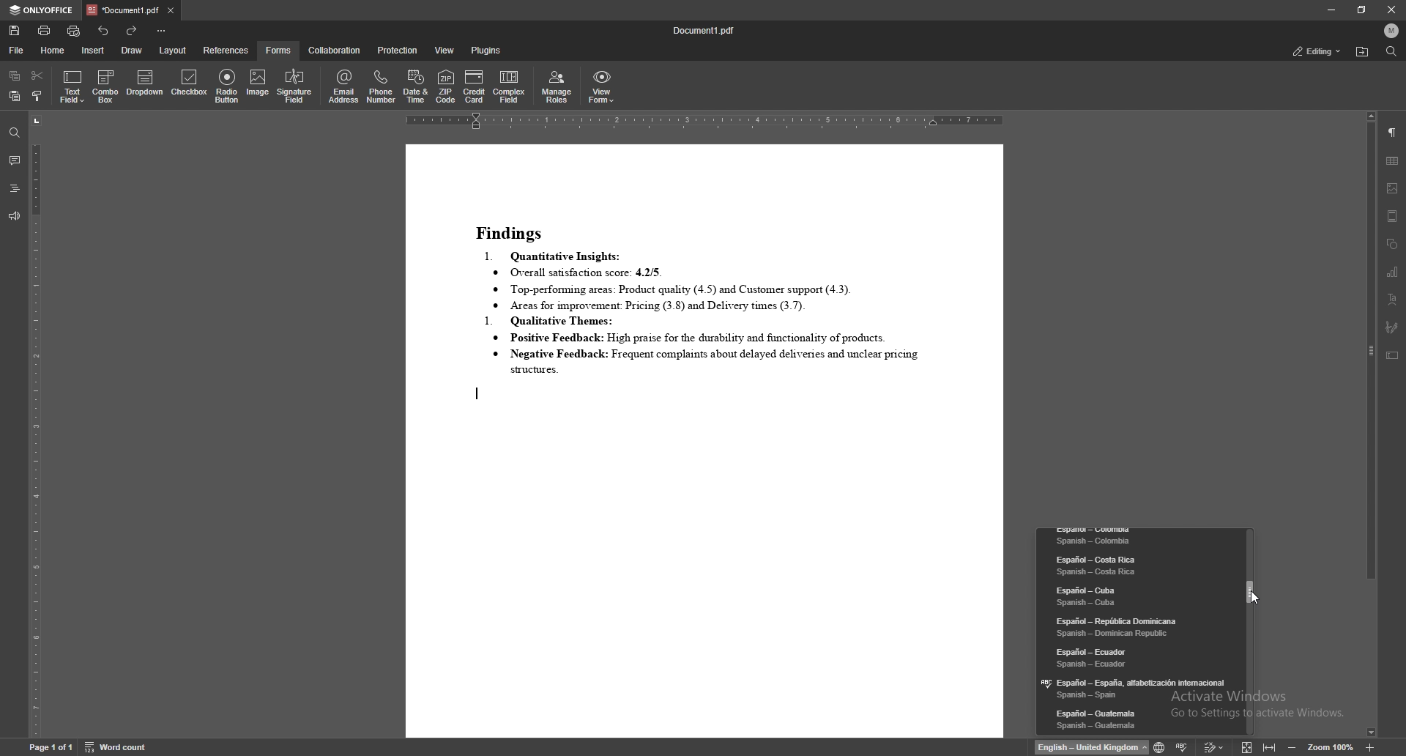  I want to click on language, so click(1133, 566).